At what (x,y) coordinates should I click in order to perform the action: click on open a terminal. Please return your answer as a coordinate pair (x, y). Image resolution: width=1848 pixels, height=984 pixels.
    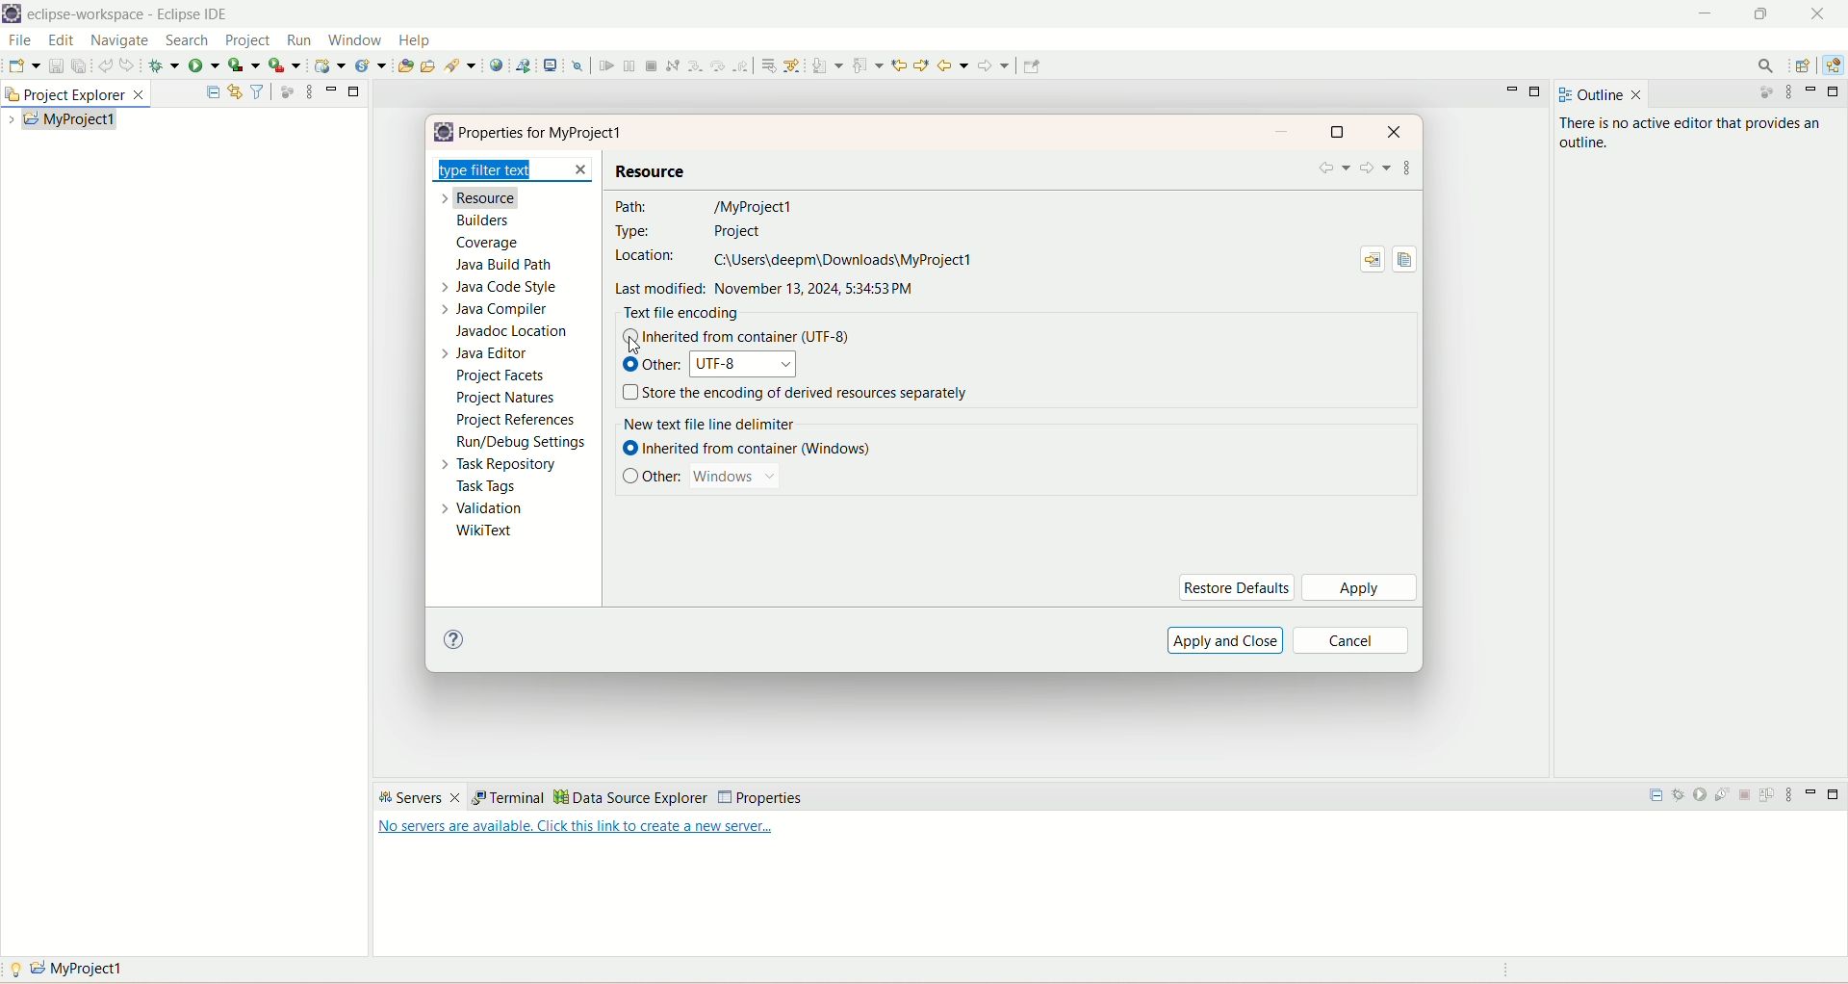
    Looking at the image, I should click on (552, 65).